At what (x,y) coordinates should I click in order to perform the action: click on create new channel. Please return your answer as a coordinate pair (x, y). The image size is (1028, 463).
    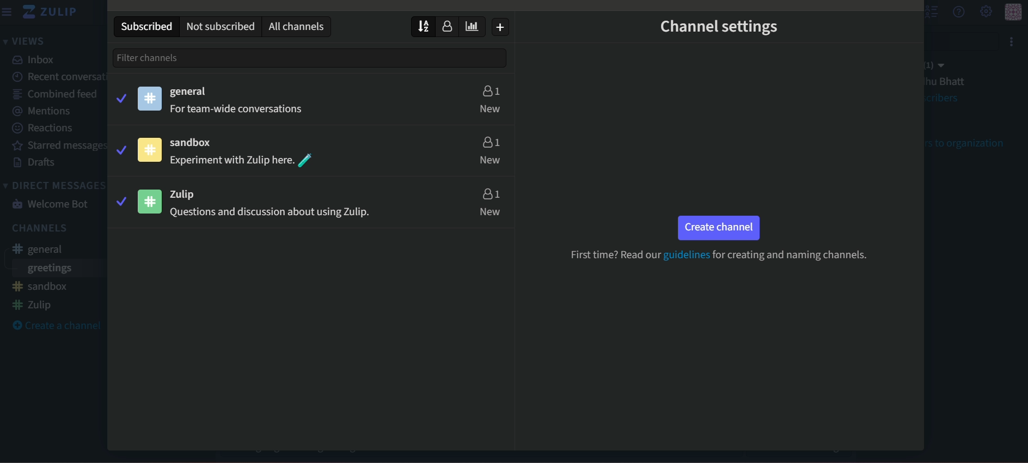
    Looking at the image, I should click on (498, 27).